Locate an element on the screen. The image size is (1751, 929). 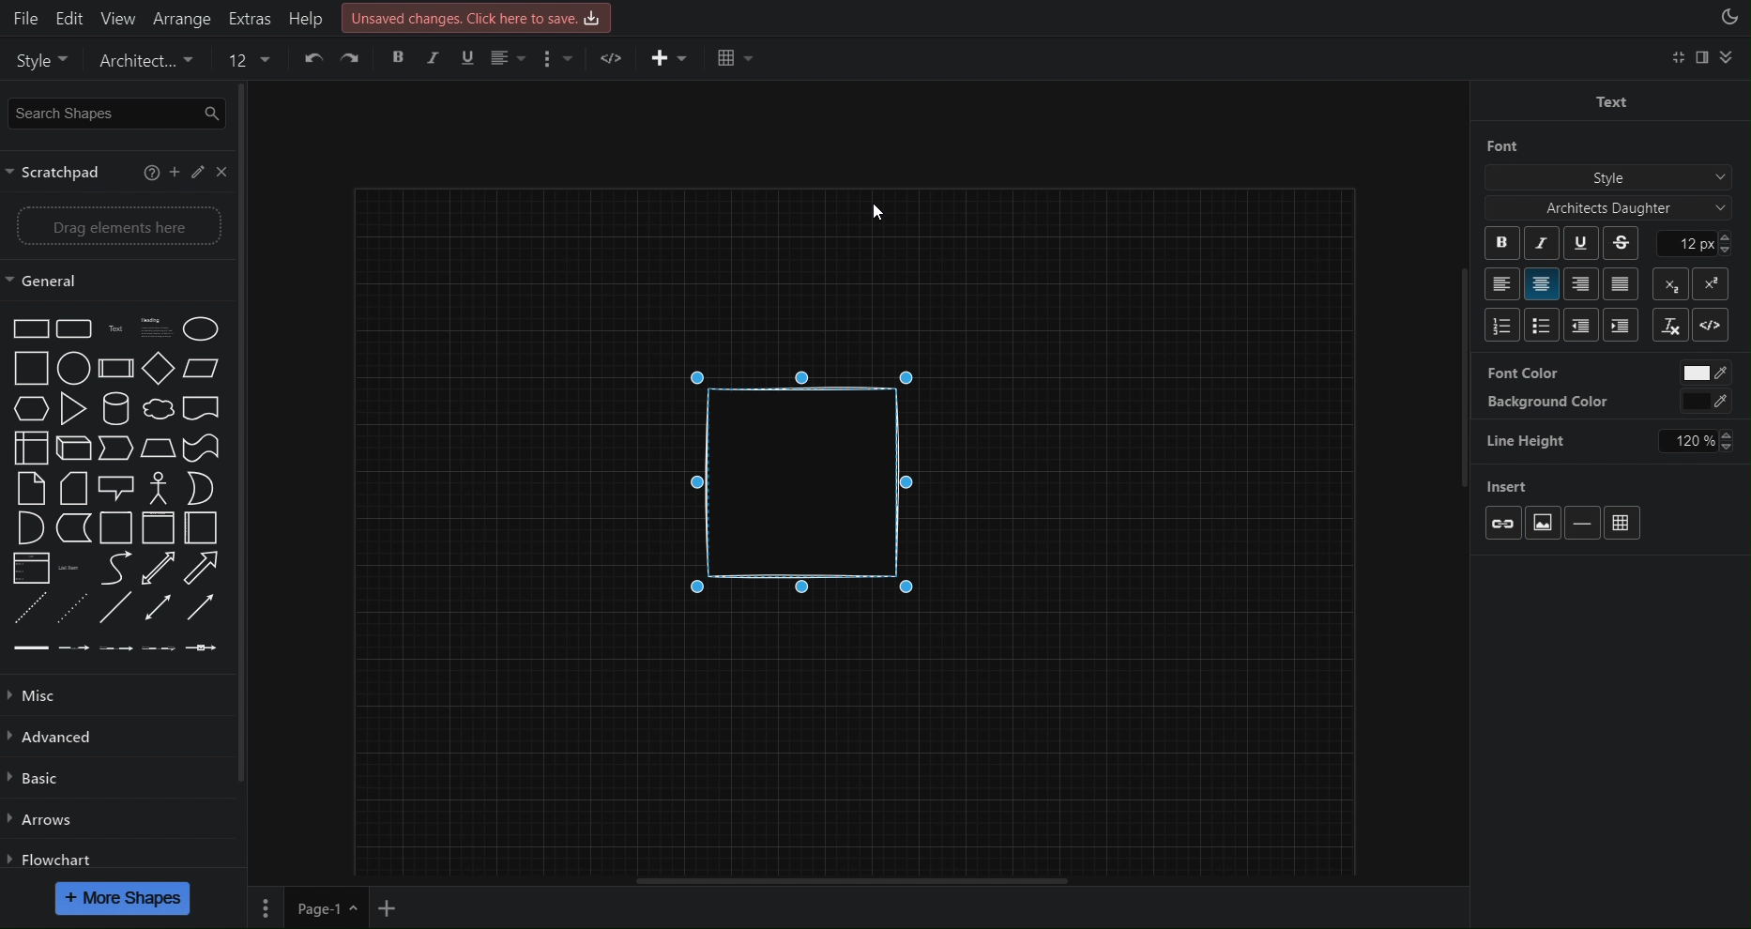
Divide is located at coordinates (1587, 521).